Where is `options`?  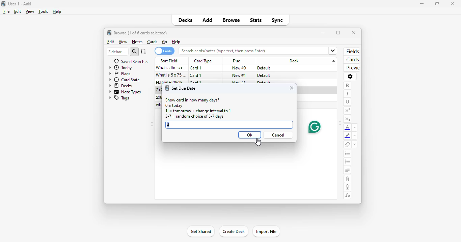
options is located at coordinates (350, 76).